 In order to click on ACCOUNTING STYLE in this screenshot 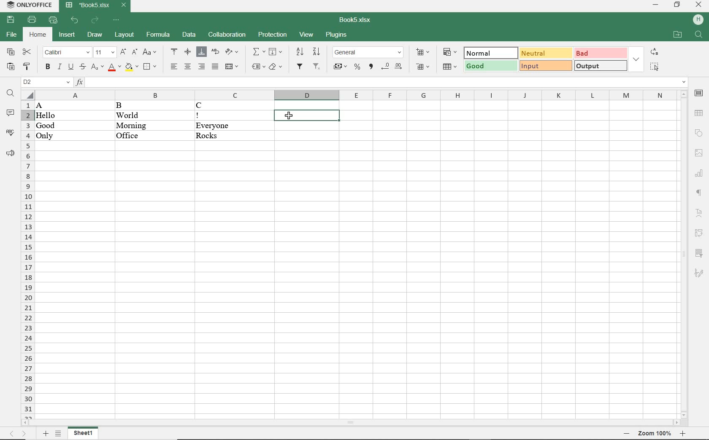, I will do `click(340, 67)`.